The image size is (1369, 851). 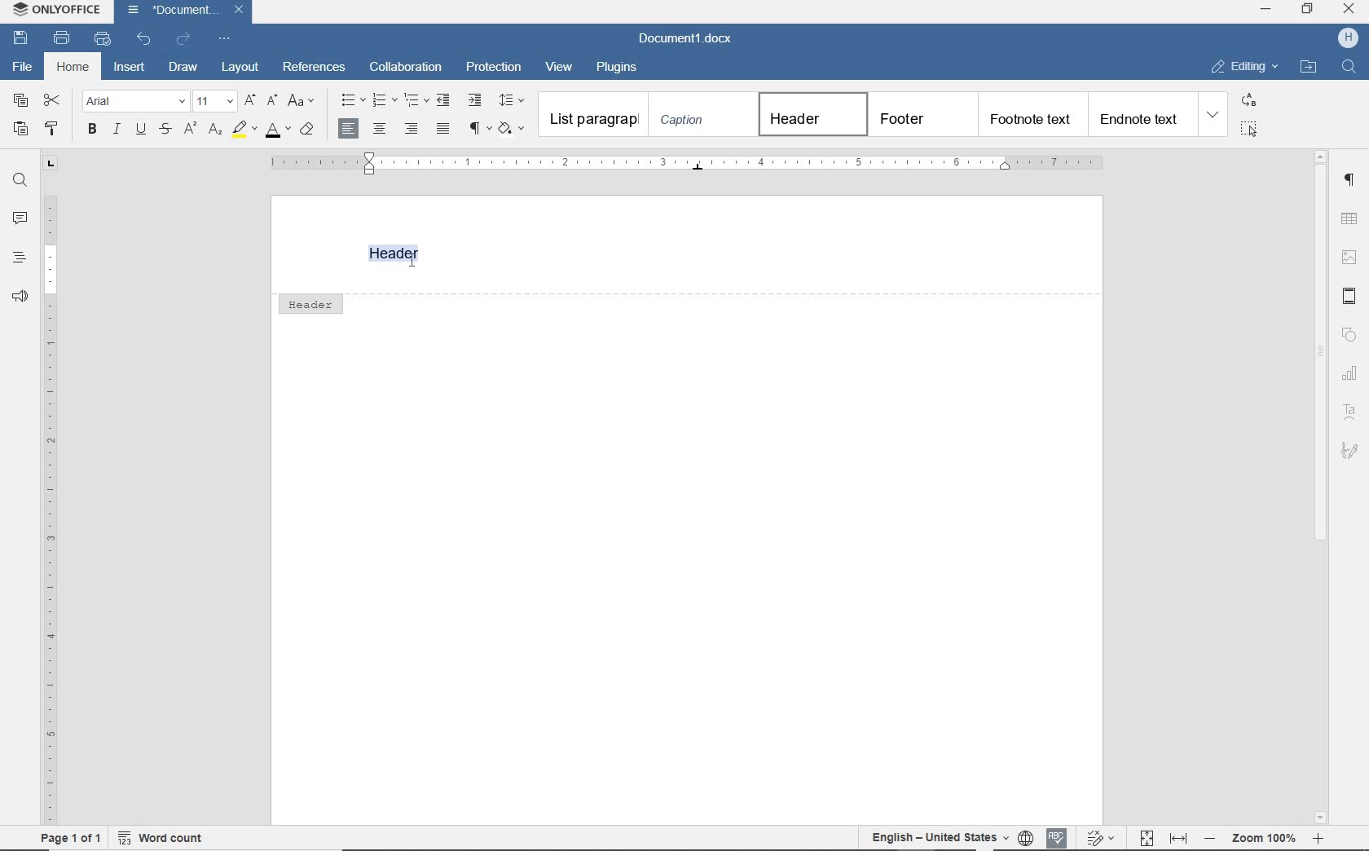 I want to click on FIND, so click(x=1347, y=68).